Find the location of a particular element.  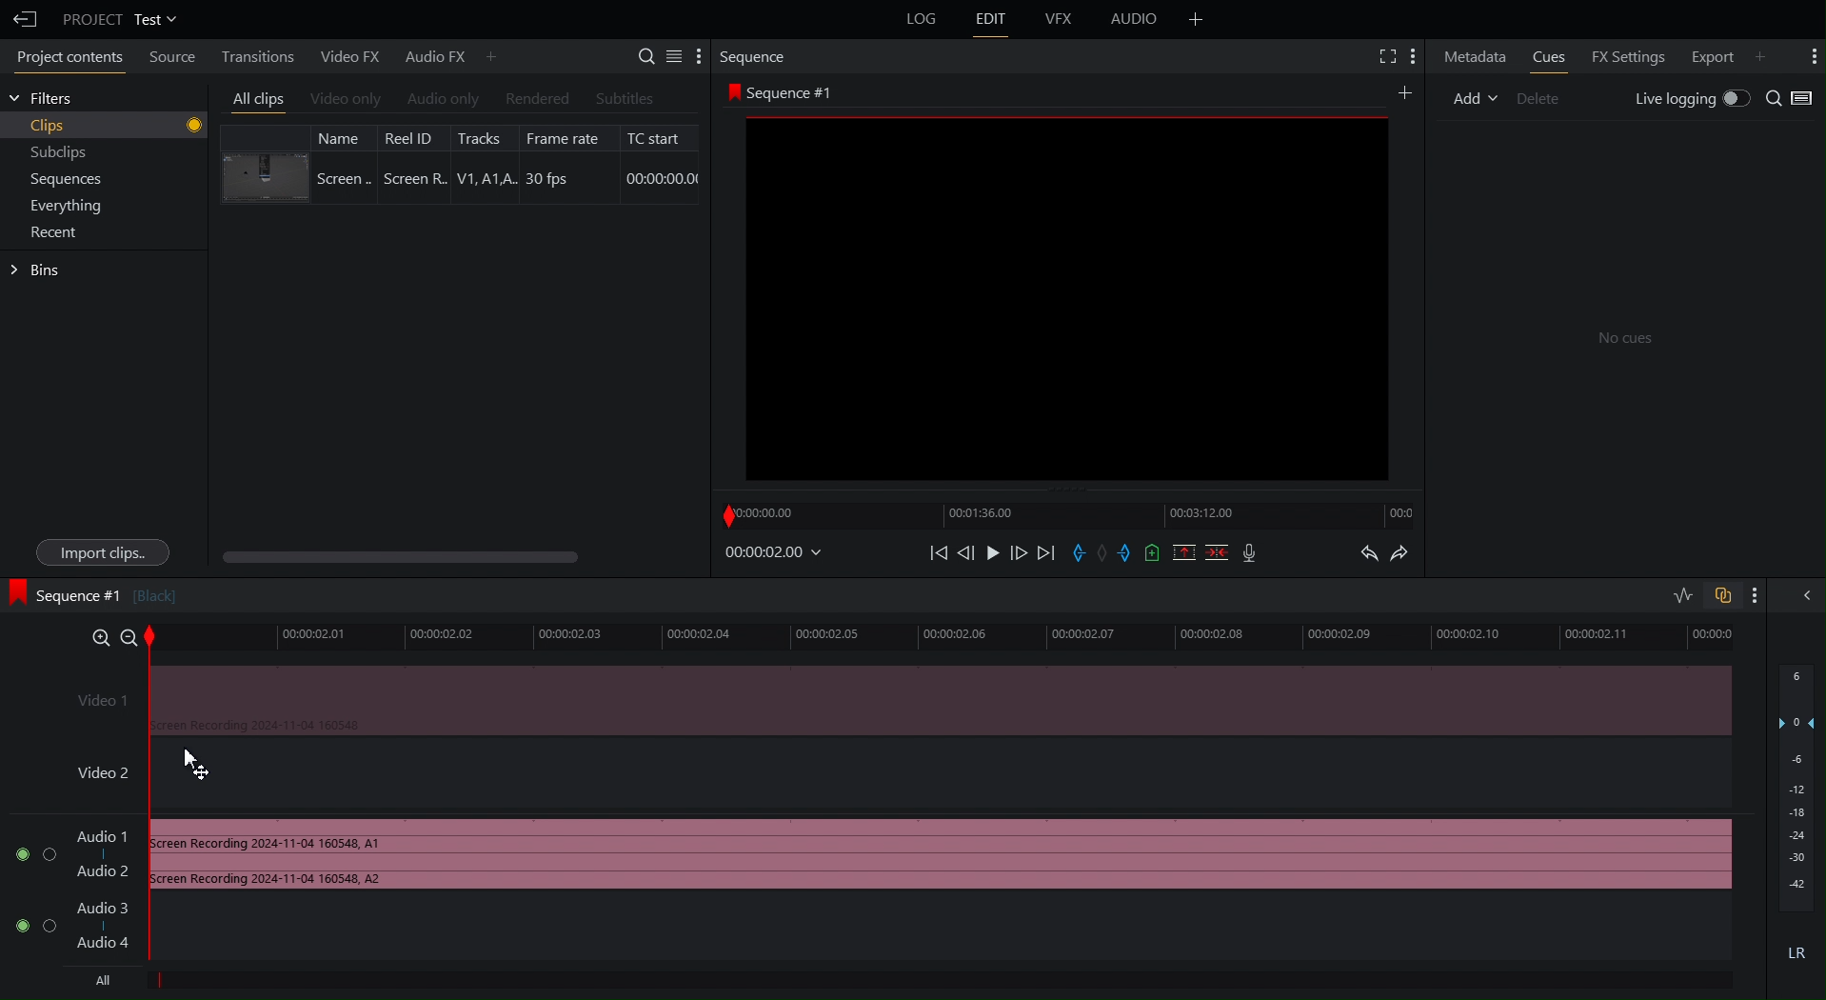

Audio Track 1 is located at coordinates (865, 856).